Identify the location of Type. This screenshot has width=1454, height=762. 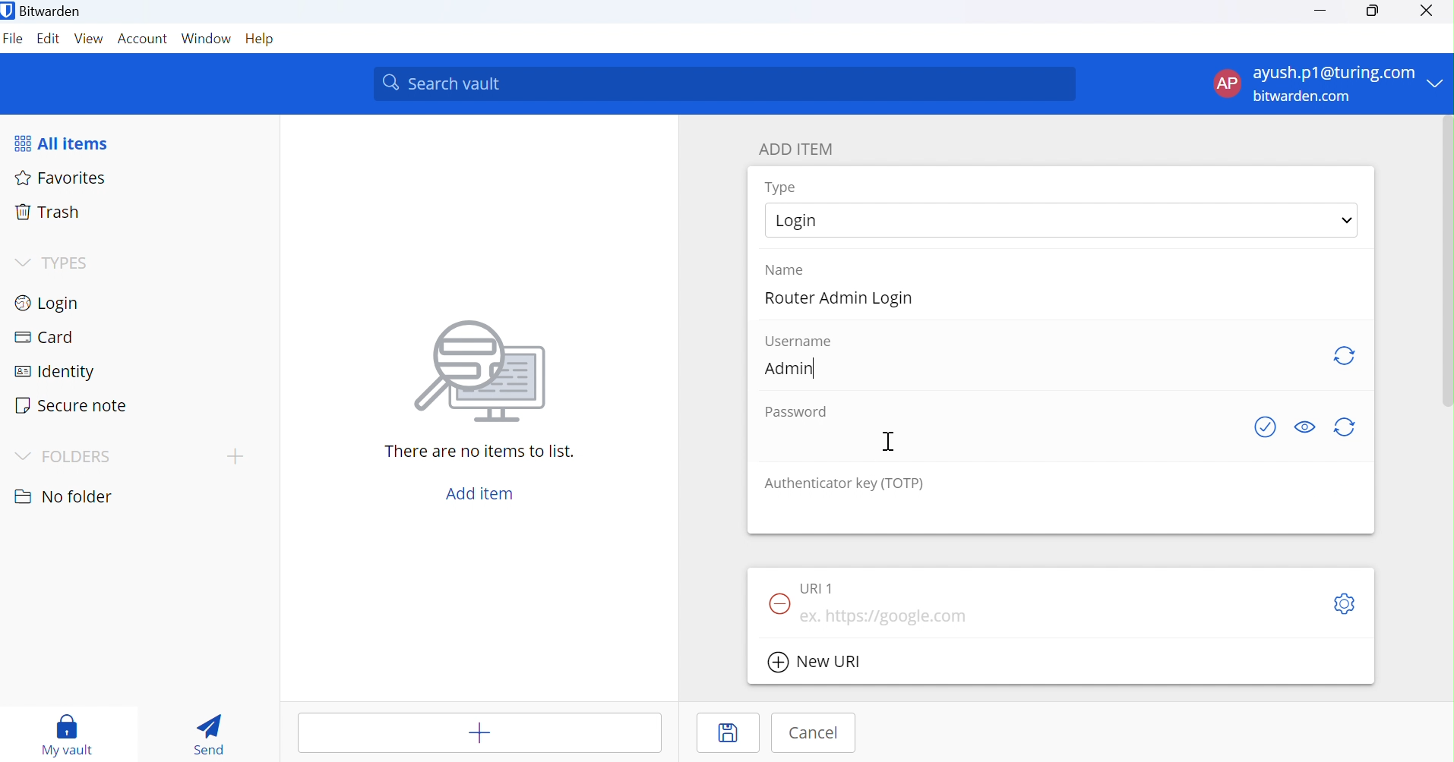
(781, 187).